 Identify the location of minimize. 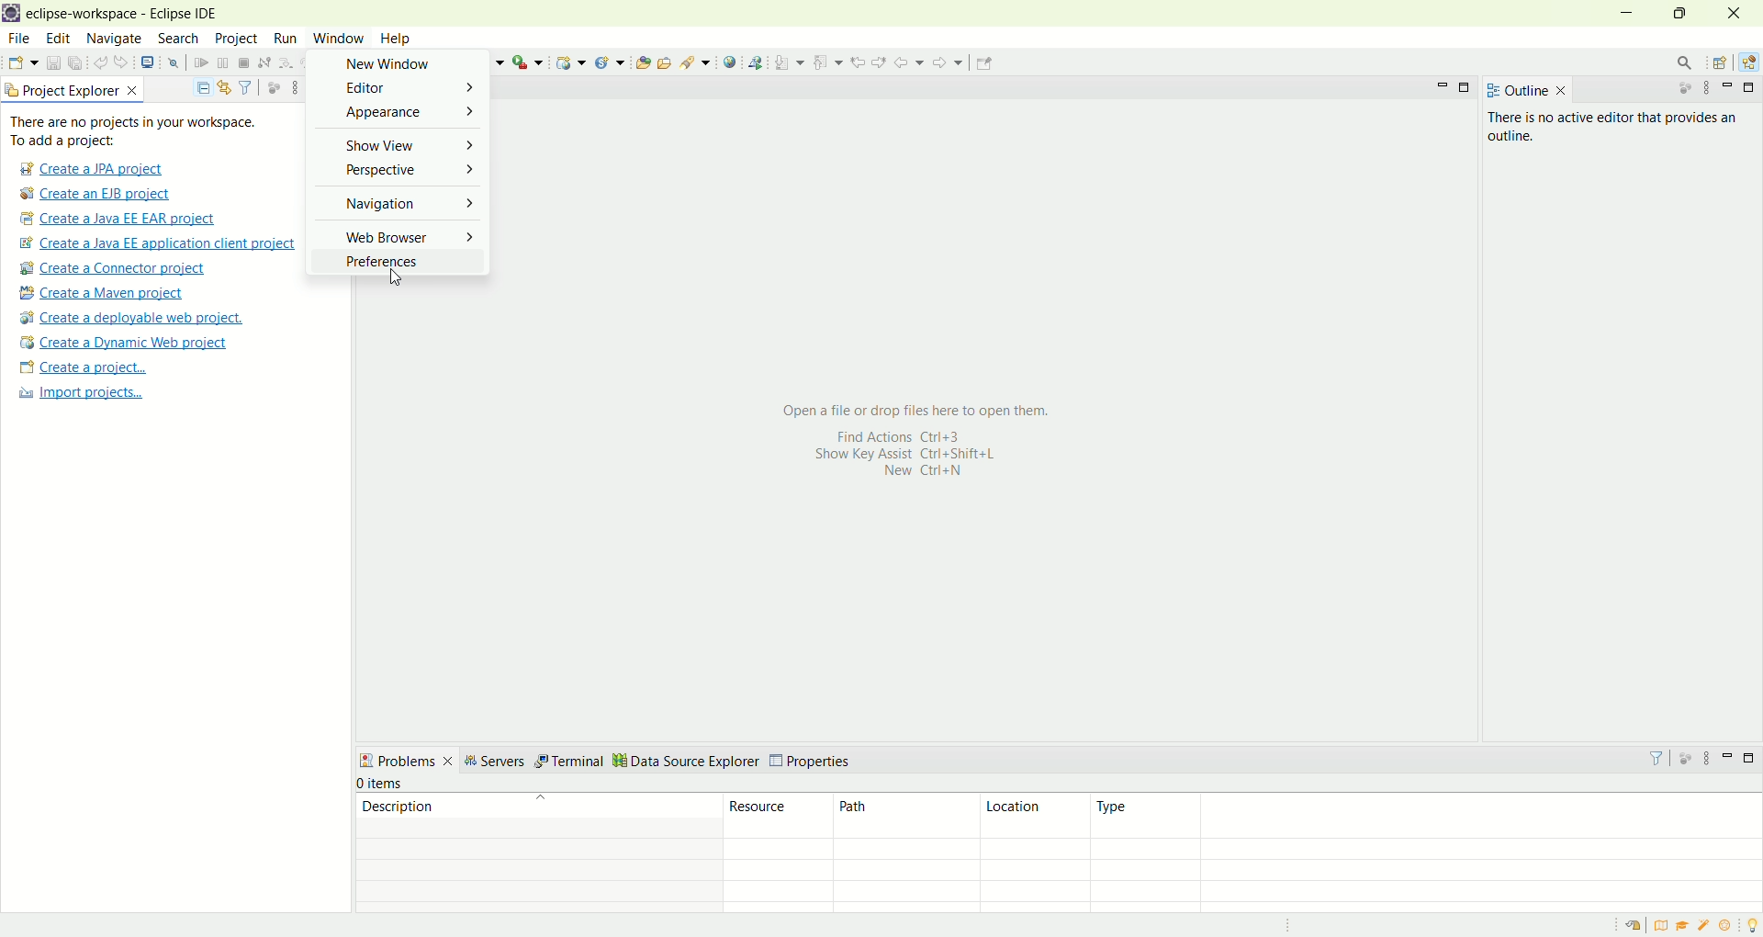
(1629, 14).